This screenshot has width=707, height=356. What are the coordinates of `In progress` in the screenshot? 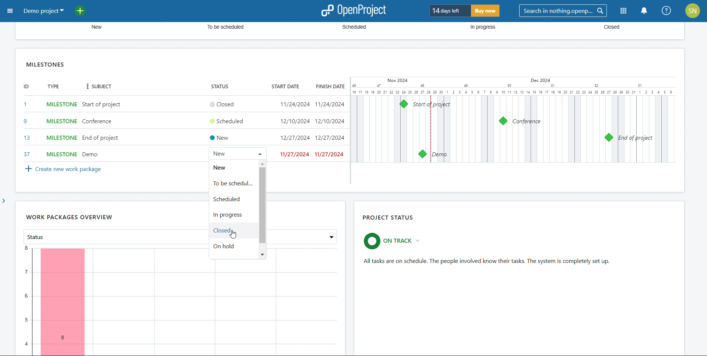 It's located at (480, 28).